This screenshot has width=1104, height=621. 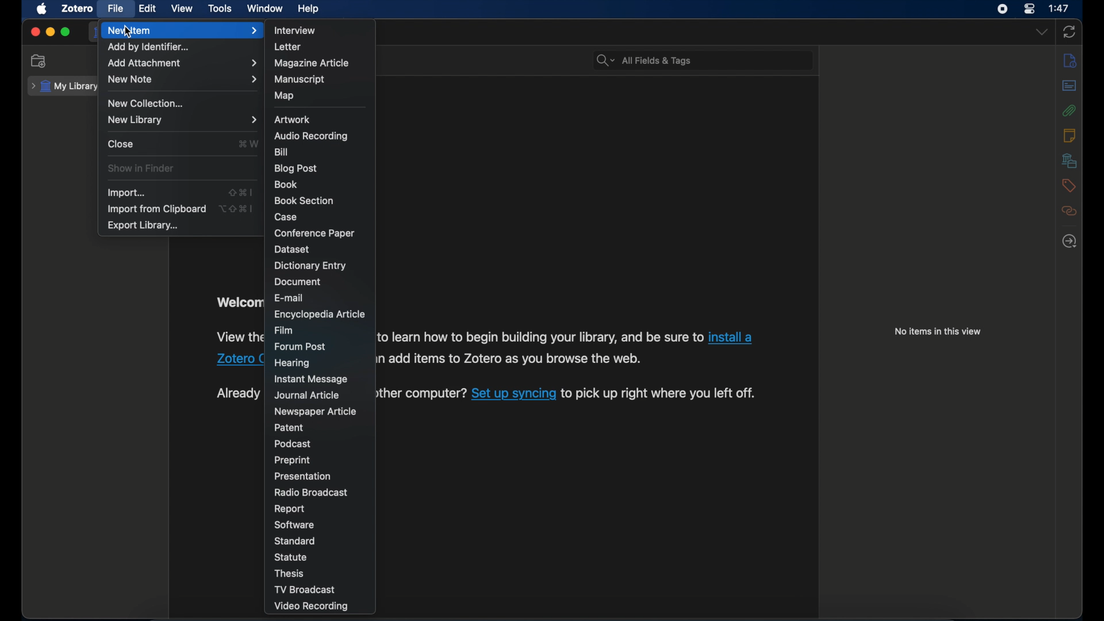 I want to click on bill, so click(x=282, y=151).